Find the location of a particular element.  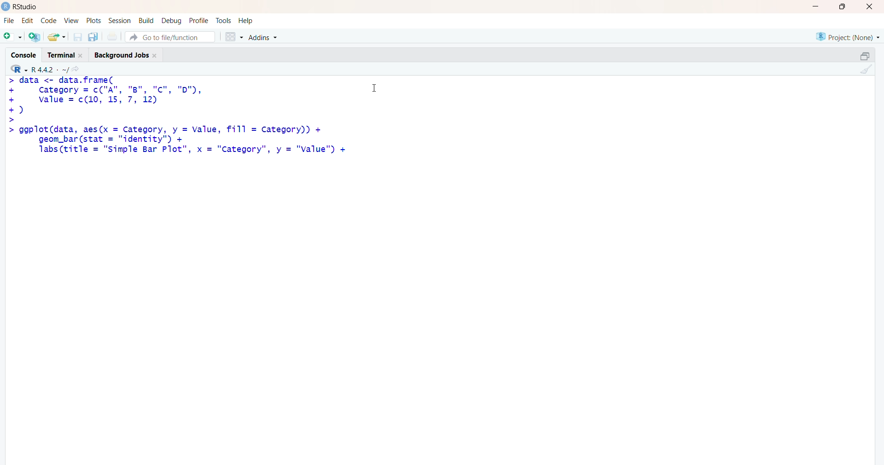

Background Jobs is located at coordinates (125, 53).